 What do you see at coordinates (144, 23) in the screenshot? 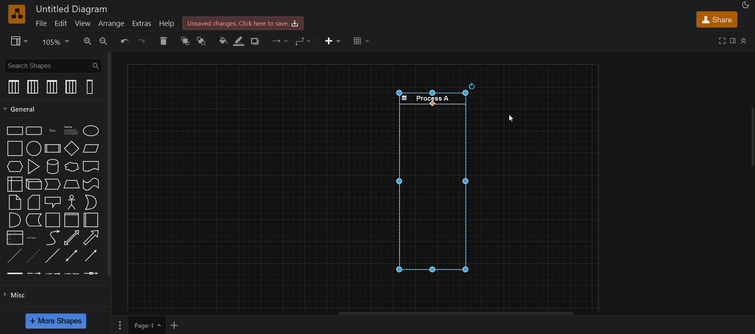
I see `extras` at bounding box center [144, 23].